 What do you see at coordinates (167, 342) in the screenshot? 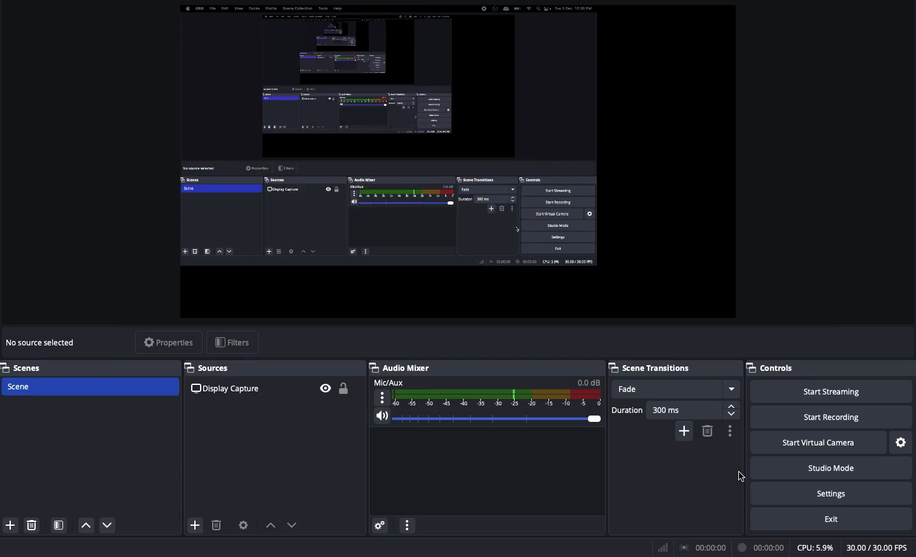
I see `Properties` at bounding box center [167, 342].